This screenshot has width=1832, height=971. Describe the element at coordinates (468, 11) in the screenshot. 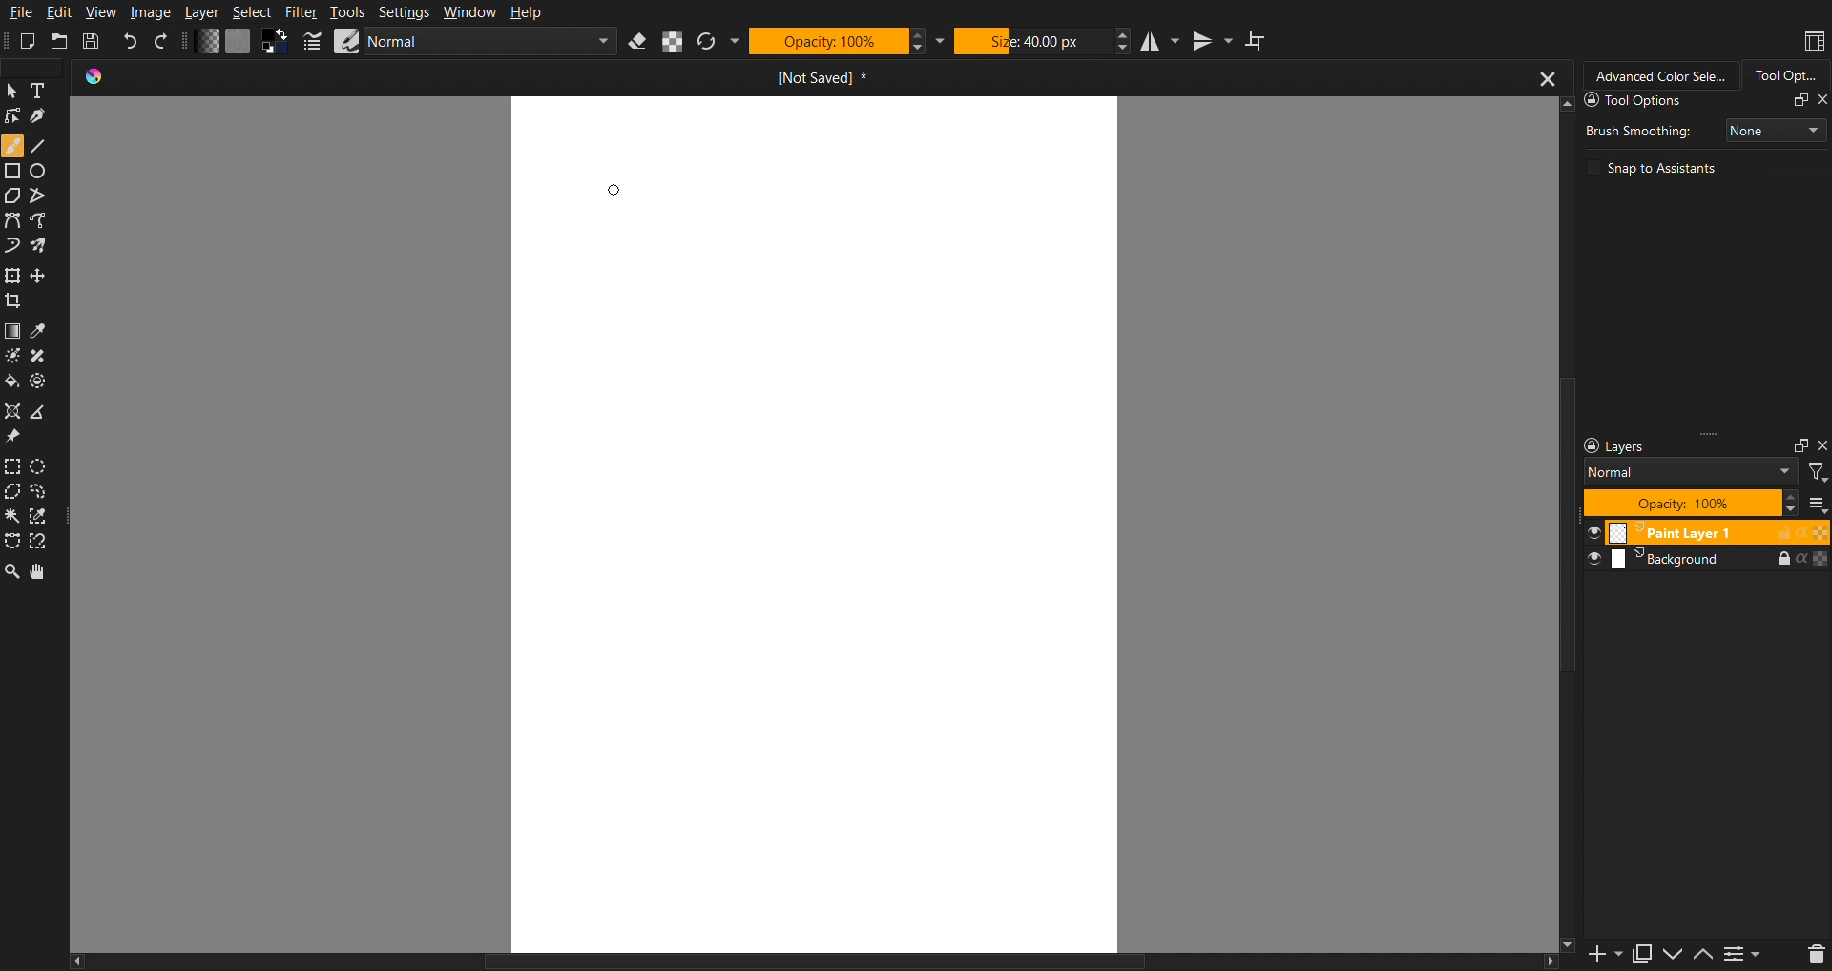

I see `Window` at that location.